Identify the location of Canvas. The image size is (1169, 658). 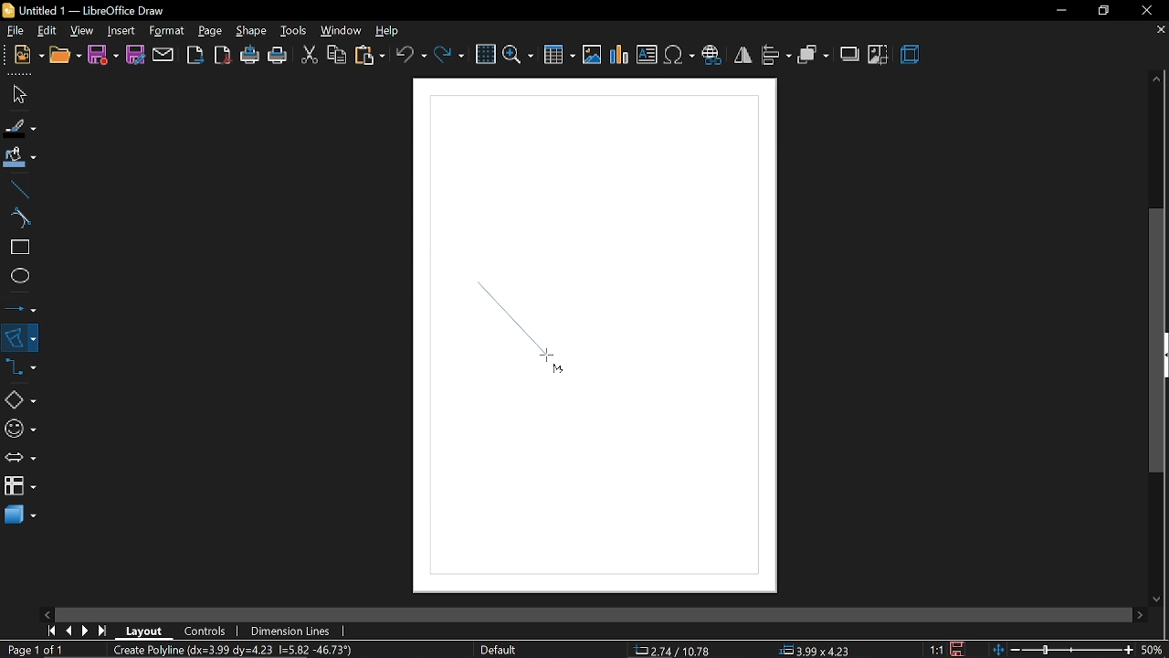
(592, 336).